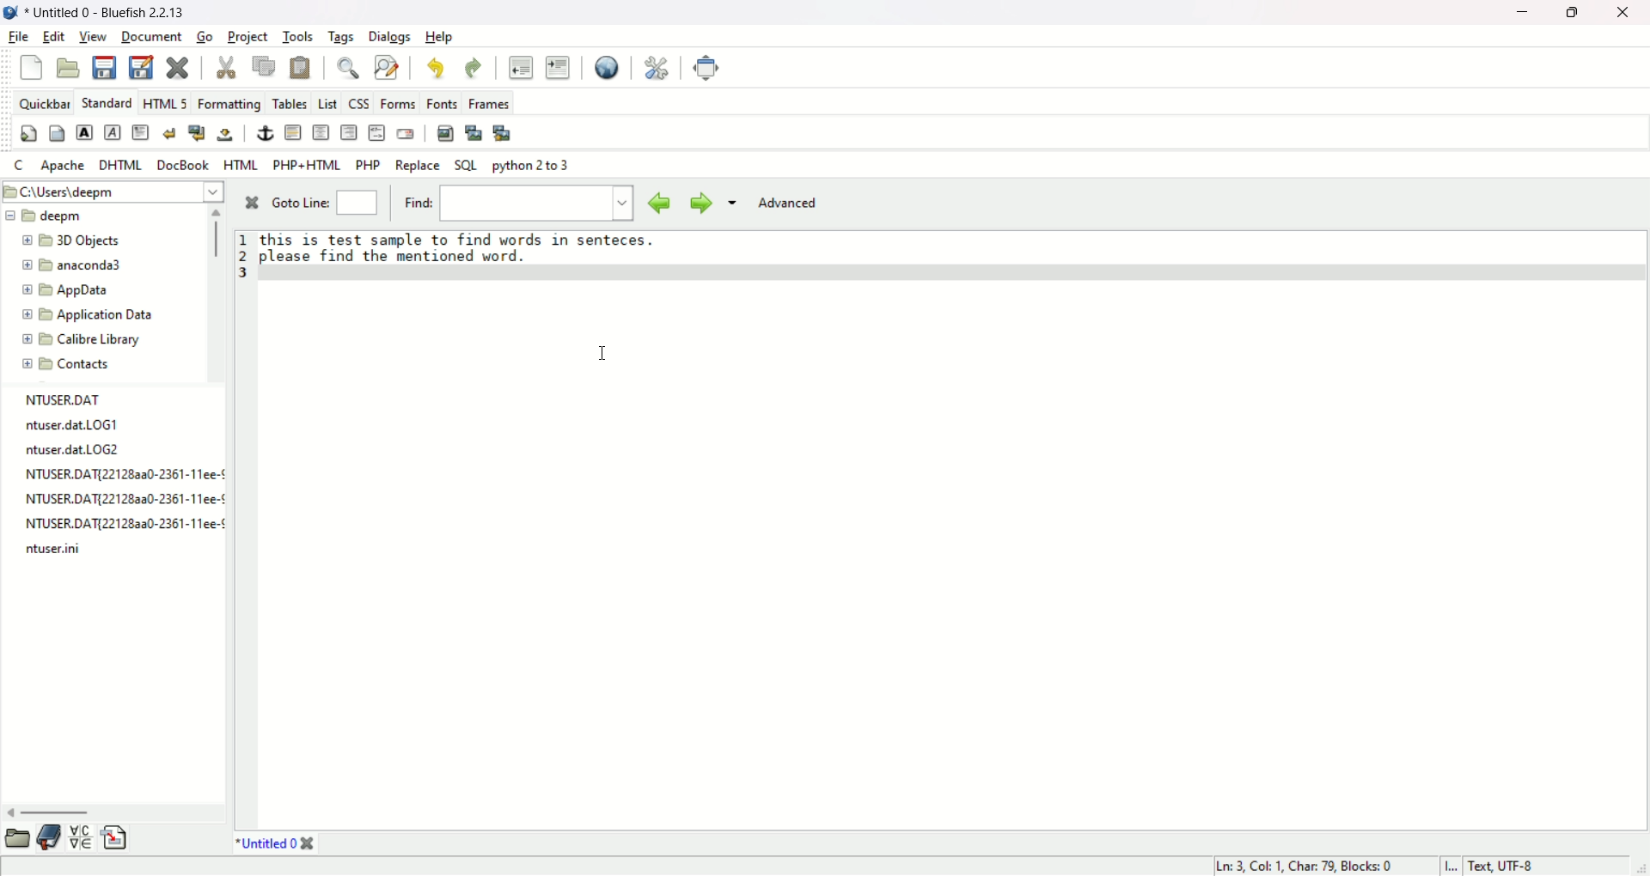 The image size is (1650, 876). What do you see at coordinates (292, 131) in the screenshot?
I see `horizontal rule` at bounding box center [292, 131].